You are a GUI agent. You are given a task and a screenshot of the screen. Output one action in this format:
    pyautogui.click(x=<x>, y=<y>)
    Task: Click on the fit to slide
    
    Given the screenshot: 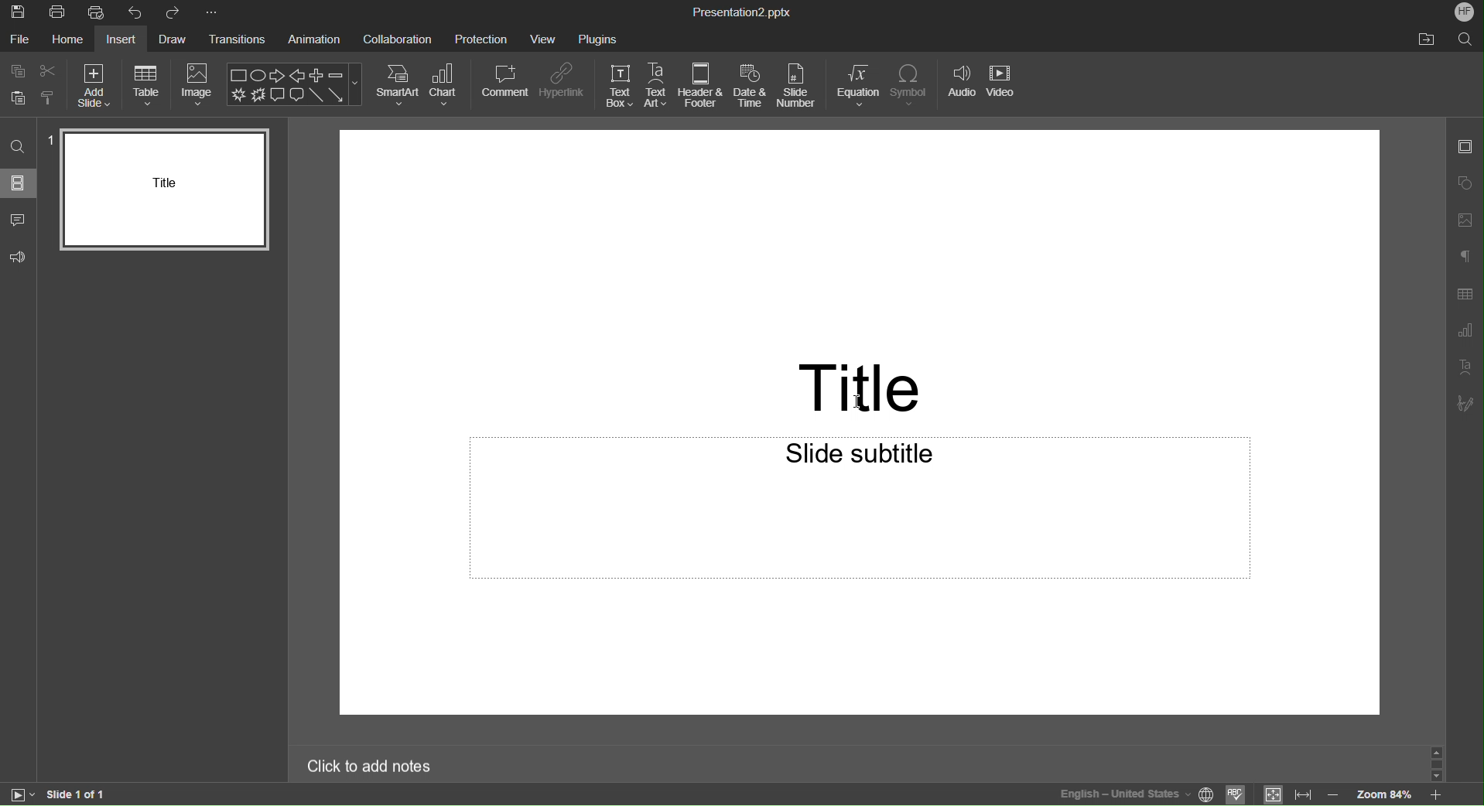 What is the action you would take?
    pyautogui.click(x=1271, y=794)
    